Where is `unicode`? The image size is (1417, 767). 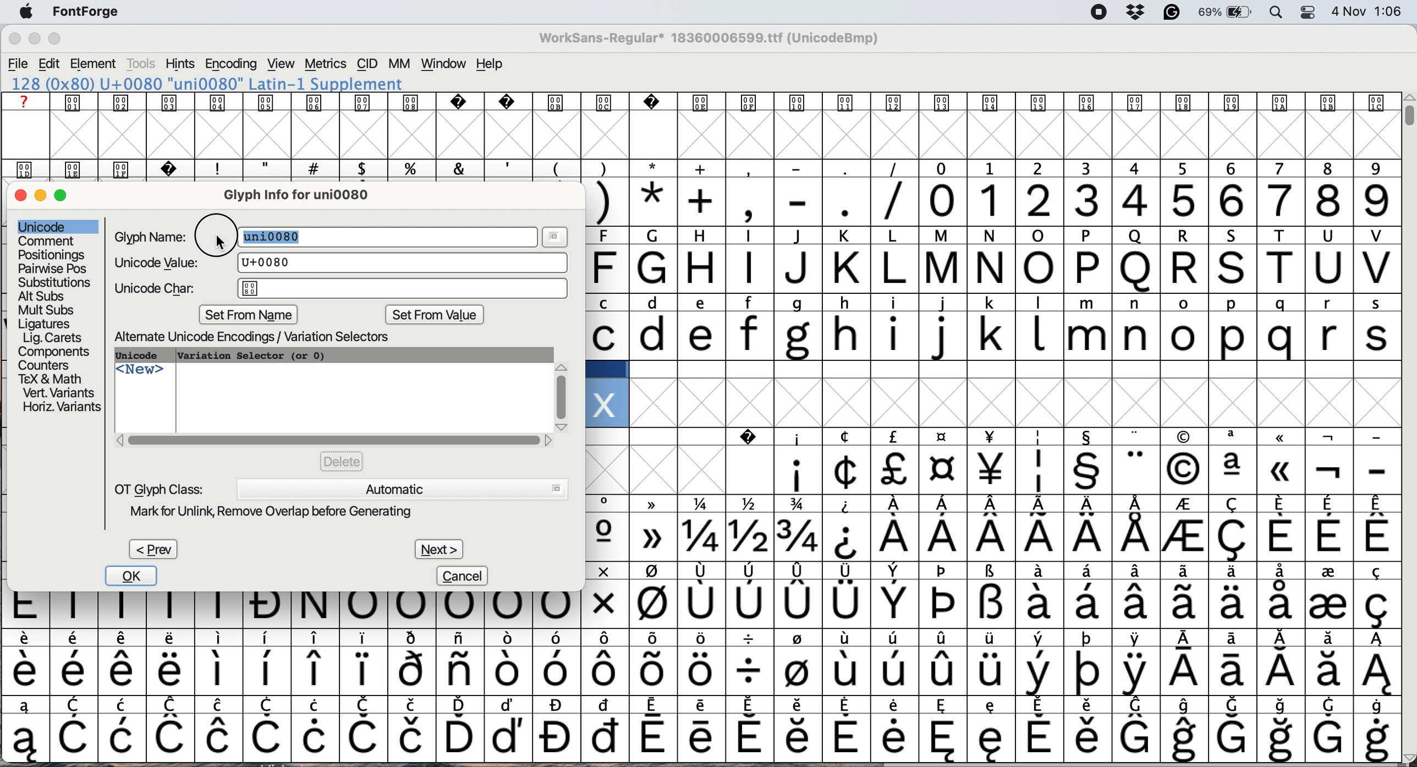 unicode is located at coordinates (44, 226).